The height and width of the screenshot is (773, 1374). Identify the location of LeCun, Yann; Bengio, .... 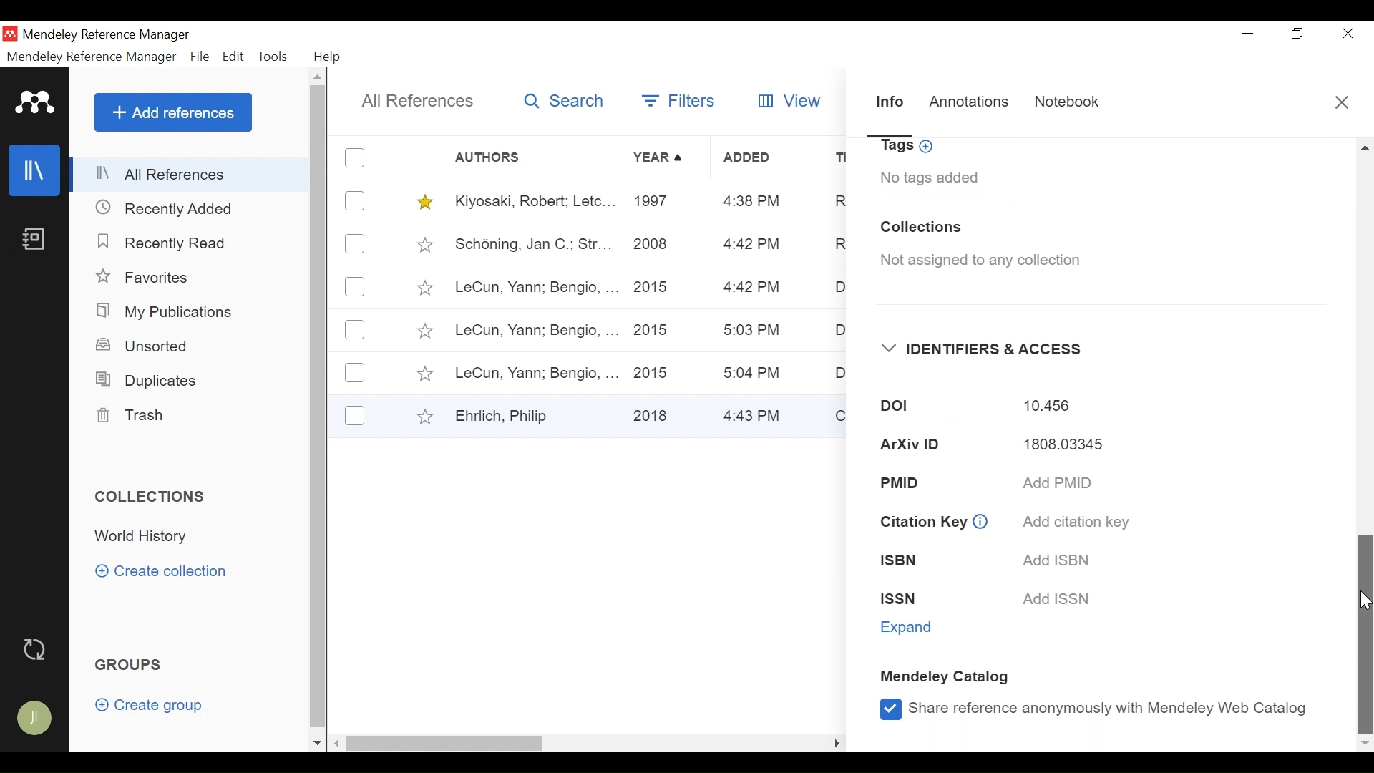
(535, 371).